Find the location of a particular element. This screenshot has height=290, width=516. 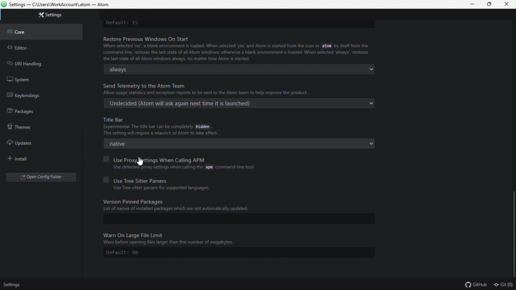

Default: 40 is located at coordinates (239, 253).